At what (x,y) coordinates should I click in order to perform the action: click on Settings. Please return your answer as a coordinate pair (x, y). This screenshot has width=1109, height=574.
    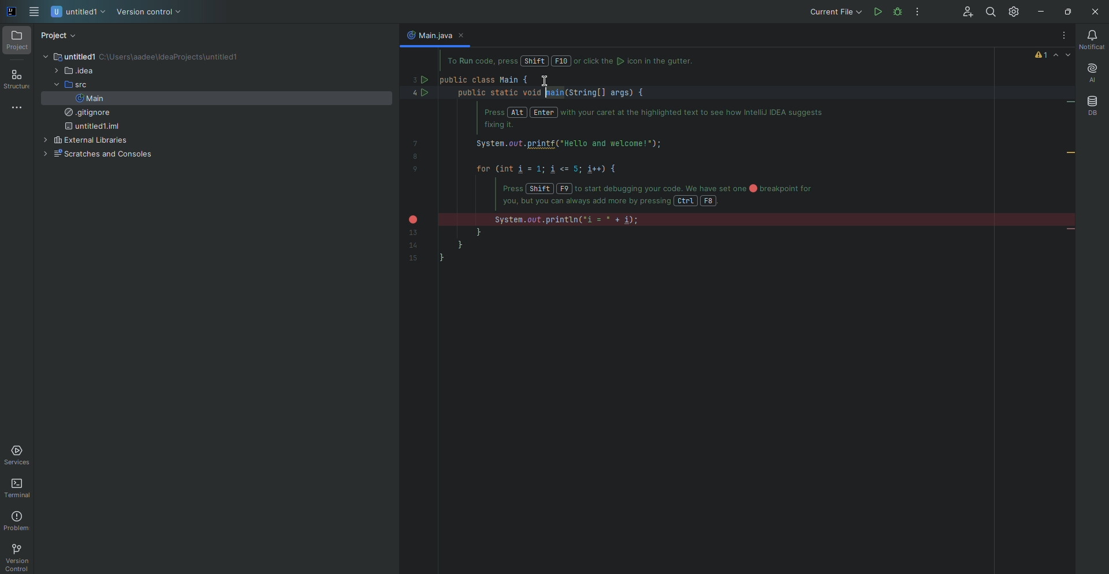
    Looking at the image, I should click on (1015, 11).